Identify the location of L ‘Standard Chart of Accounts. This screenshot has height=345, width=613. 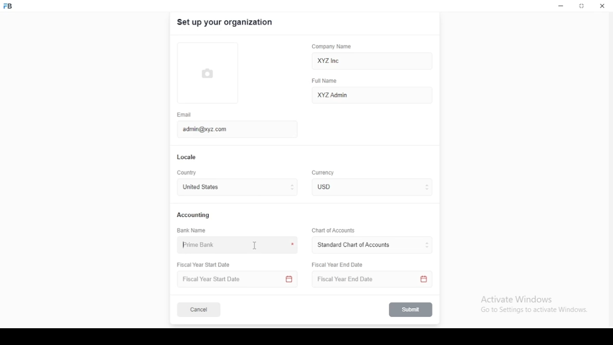
(353, 245).